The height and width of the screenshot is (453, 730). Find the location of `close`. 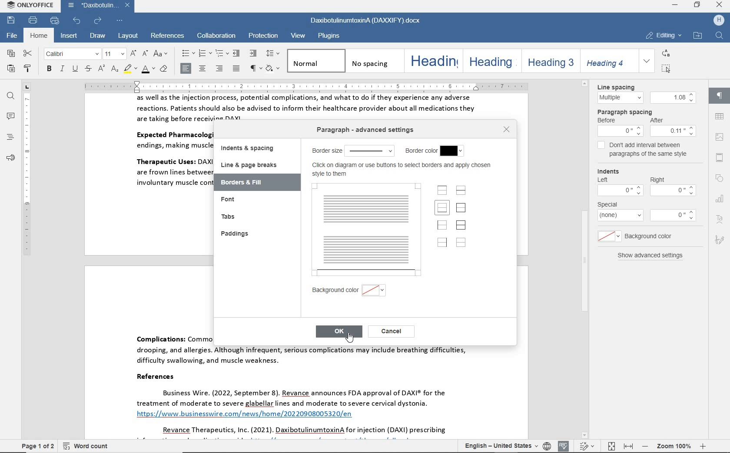

close is located at coordinates (720, 5).